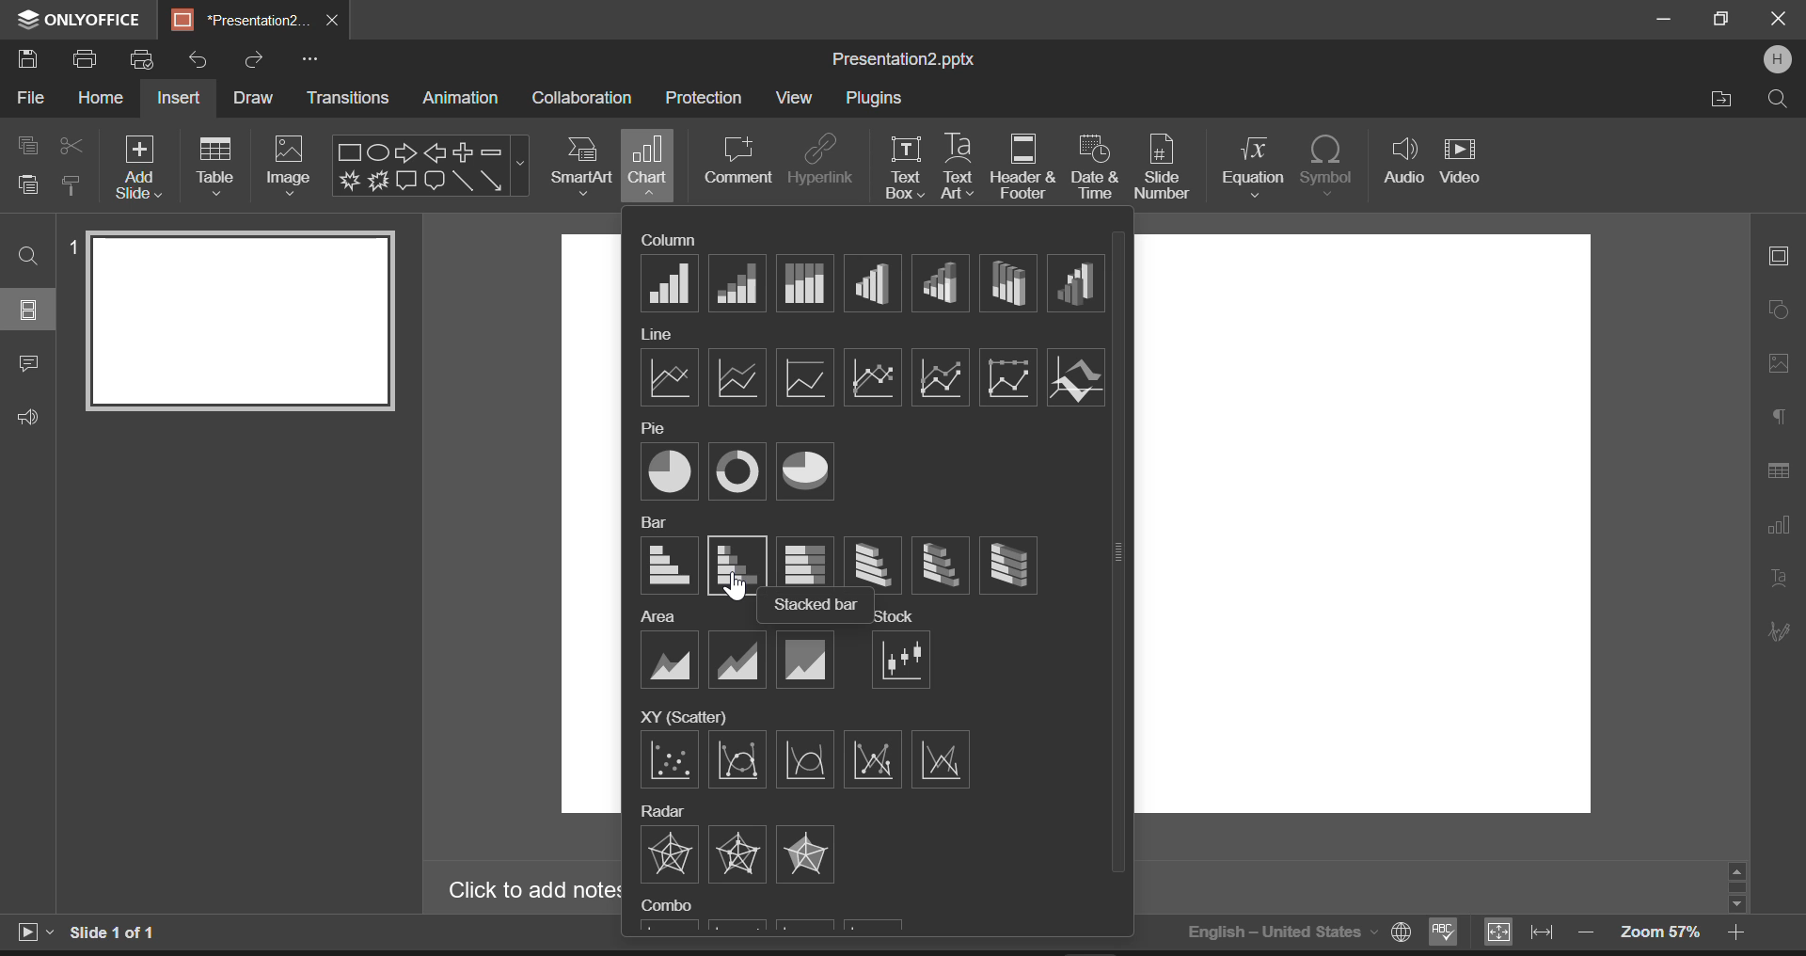  I want to click on Line, so click(667, 379).